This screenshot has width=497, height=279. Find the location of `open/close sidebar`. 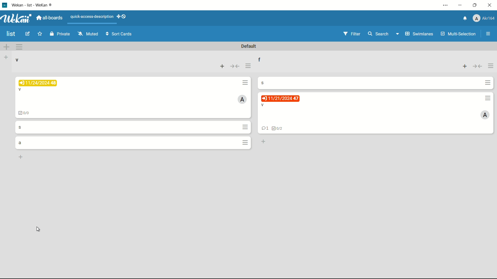

open/close sidebar is located at coordinates (488, 34).